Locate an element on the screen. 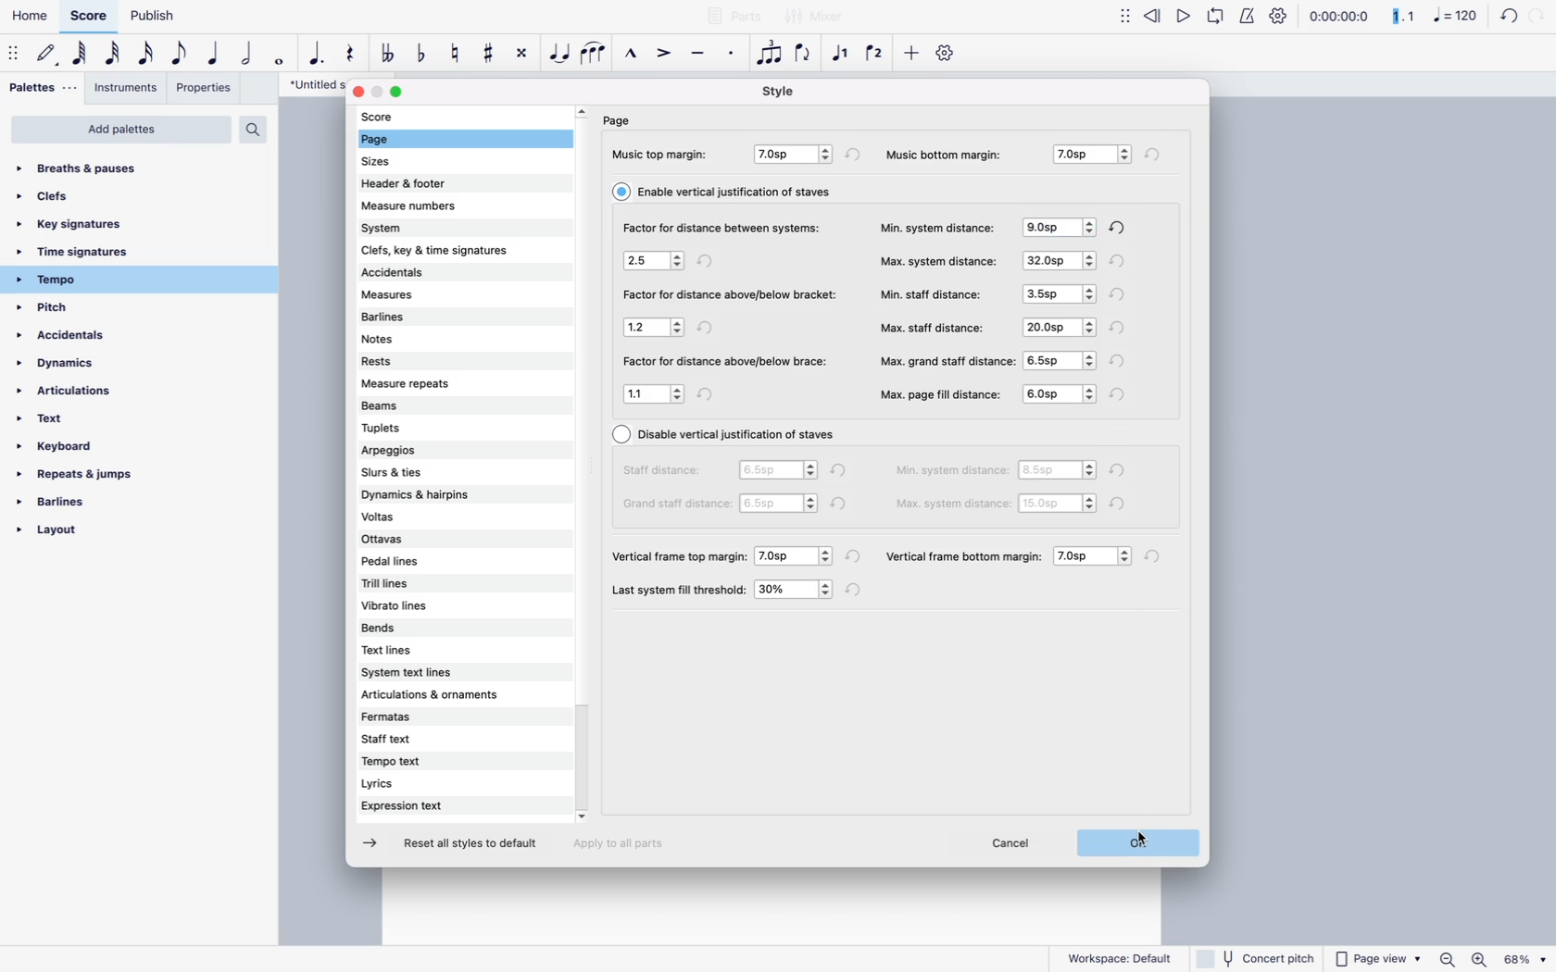  sizes is located at coordinates (402, 164).